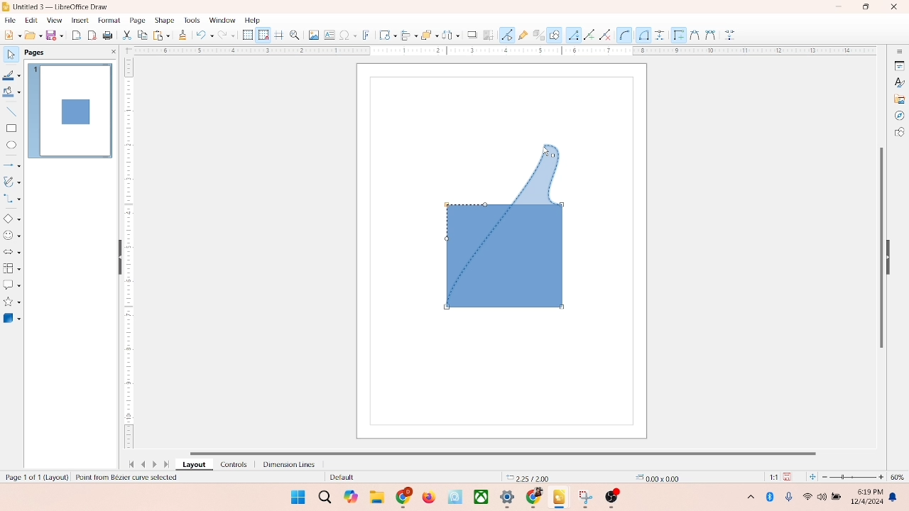 This screenshot has height=511, width=909. I want to click on properties, so click(898, 65).